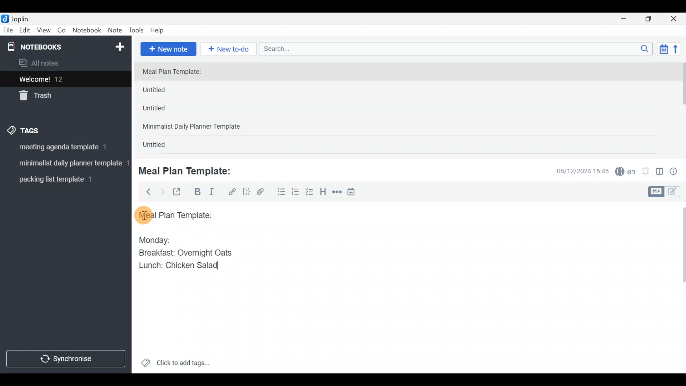  What do you see at coordinates (679, 51) in the screenshot?
I see `Reverse sort` at bounding box center [679, 51].